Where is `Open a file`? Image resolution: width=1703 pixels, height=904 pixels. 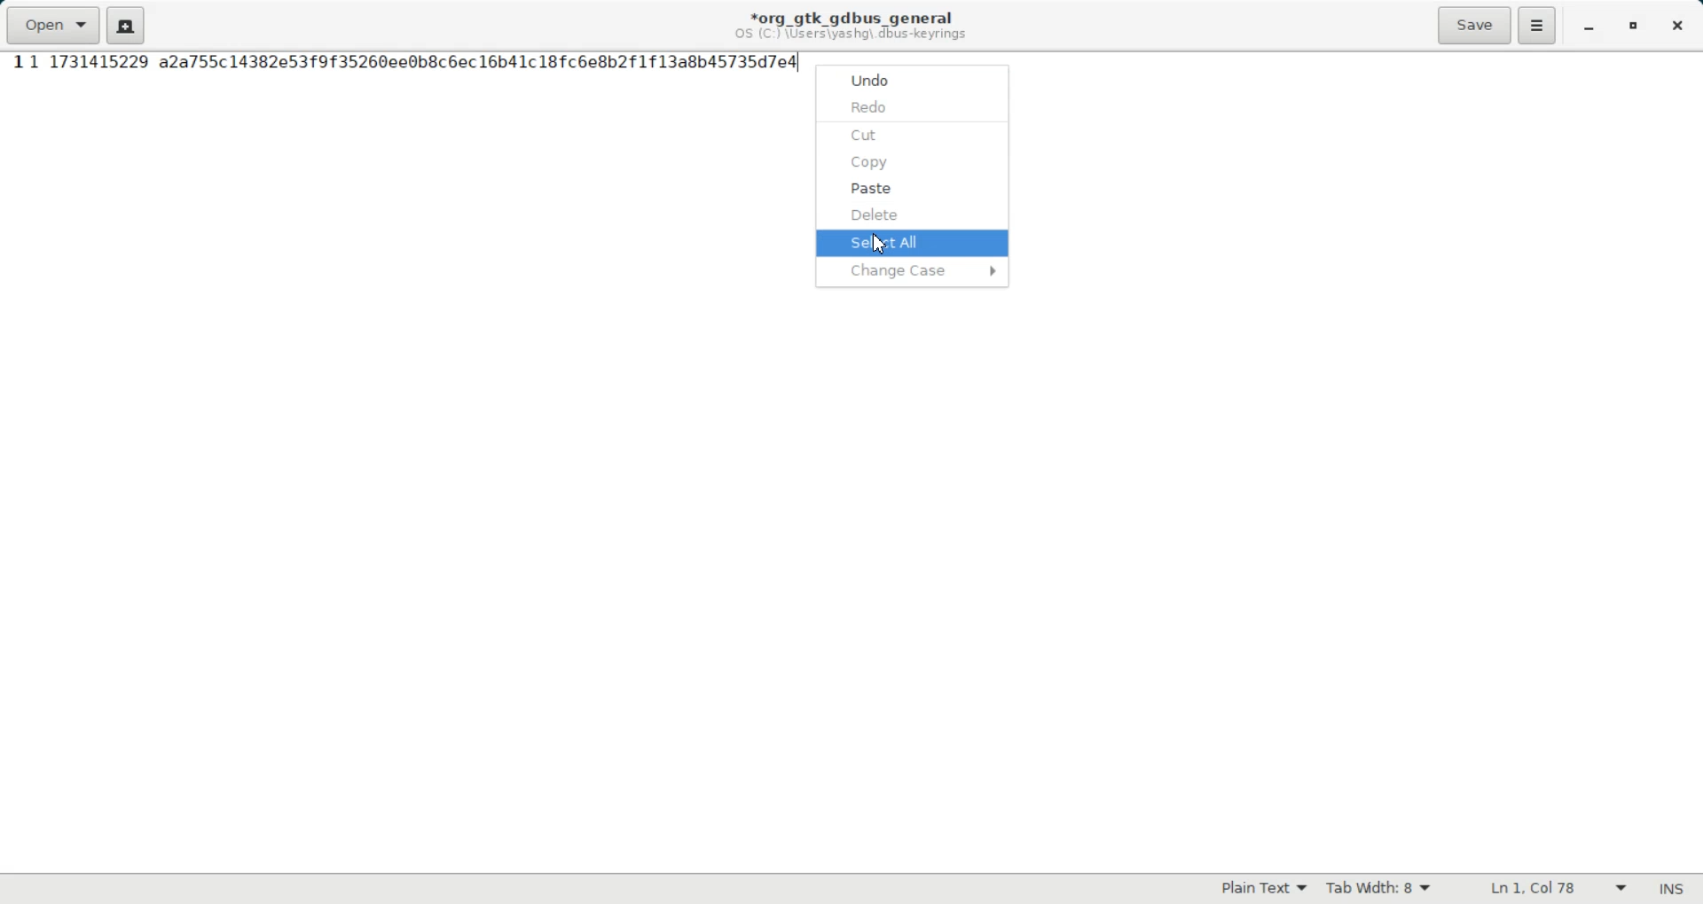 Open a file is located at coordinates (51, 25).